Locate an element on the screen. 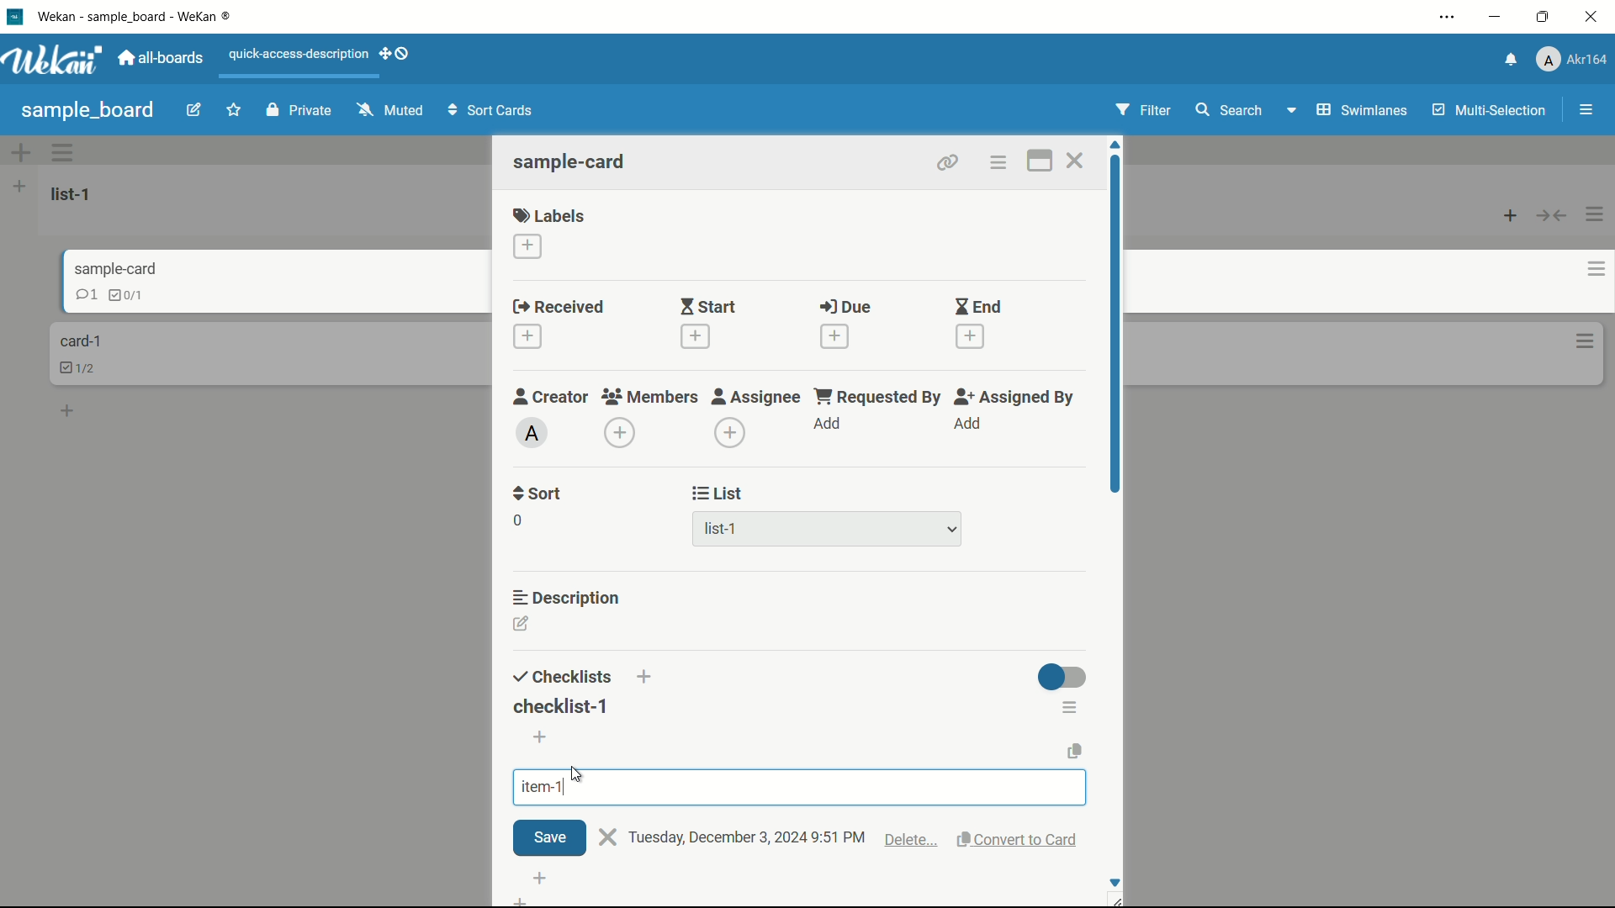  swimlane actions is located at coordinates (63, 151).